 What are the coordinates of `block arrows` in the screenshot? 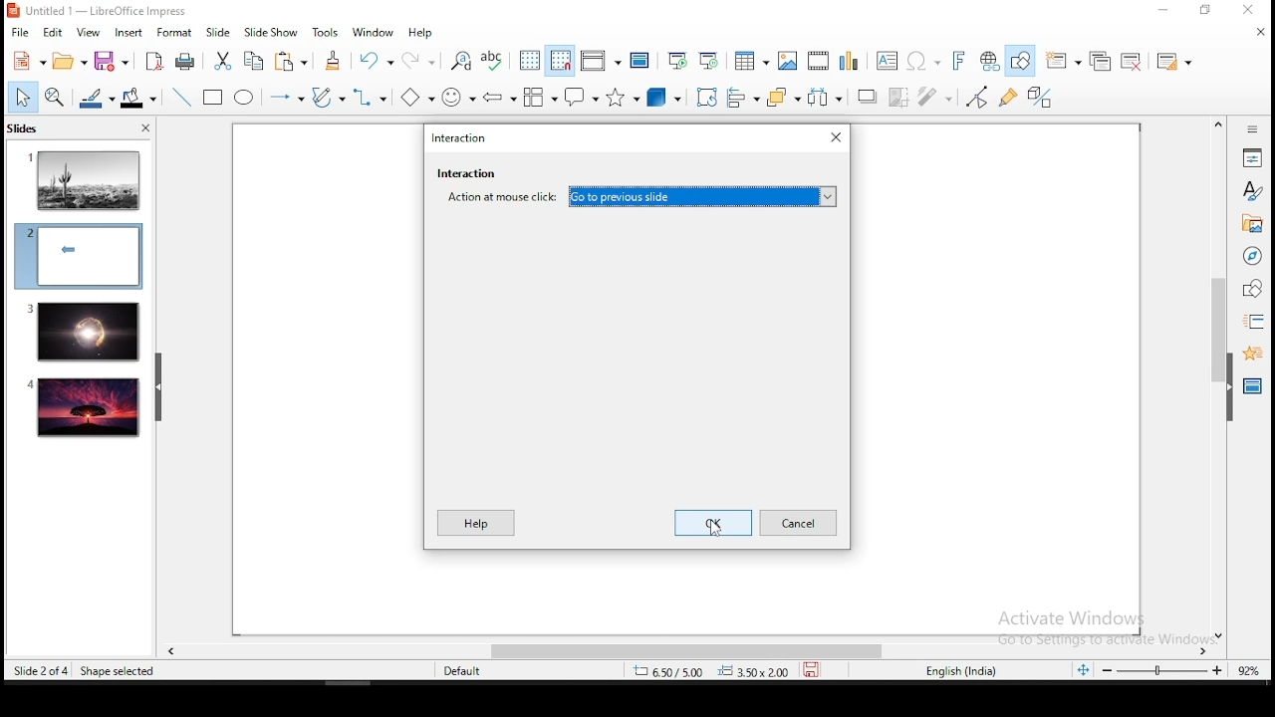 It's located at (500, 98).